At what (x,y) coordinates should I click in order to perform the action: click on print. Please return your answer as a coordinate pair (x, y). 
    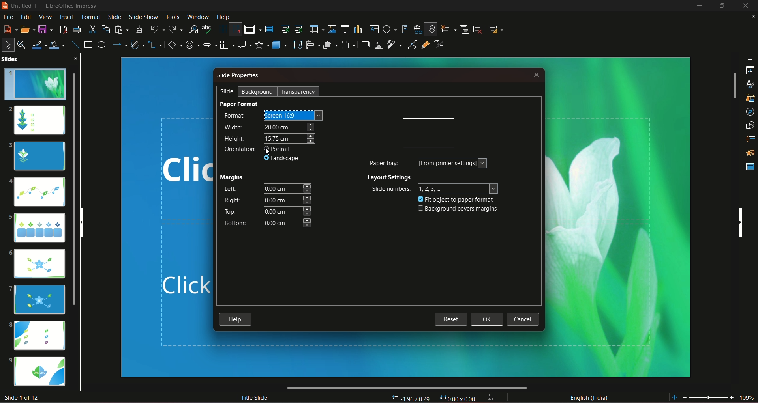
    Looking at the image, I should click on (77, 29).